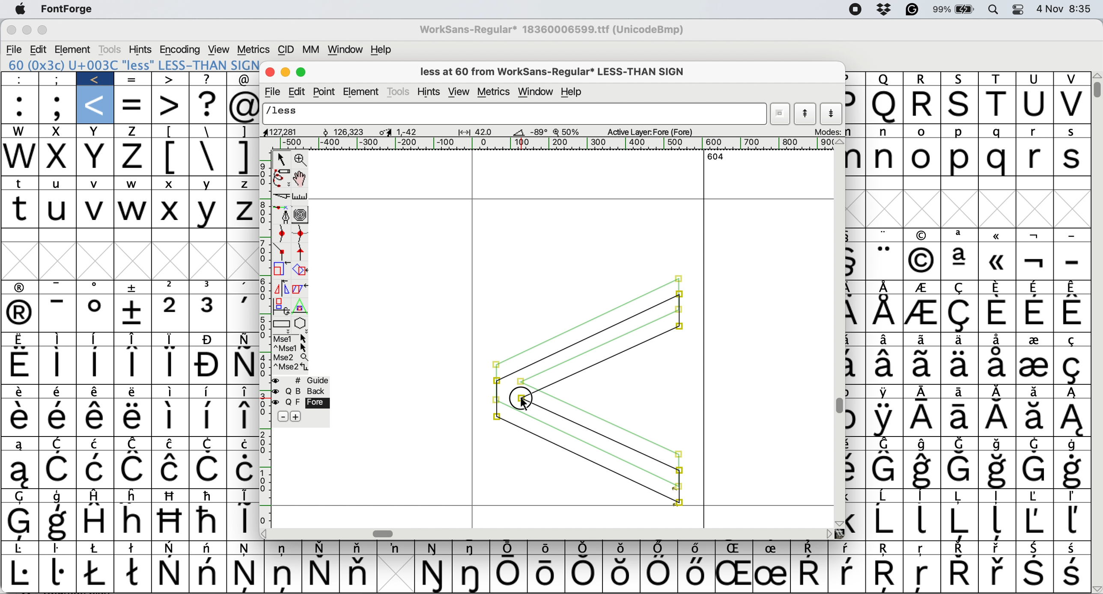 Image resolution: width=1103 pixels, height=594 pixels. What do you see at coordinates (402, 131) in the screenshot?
I see `glyph dimensions` at bounding box center [402, 131].